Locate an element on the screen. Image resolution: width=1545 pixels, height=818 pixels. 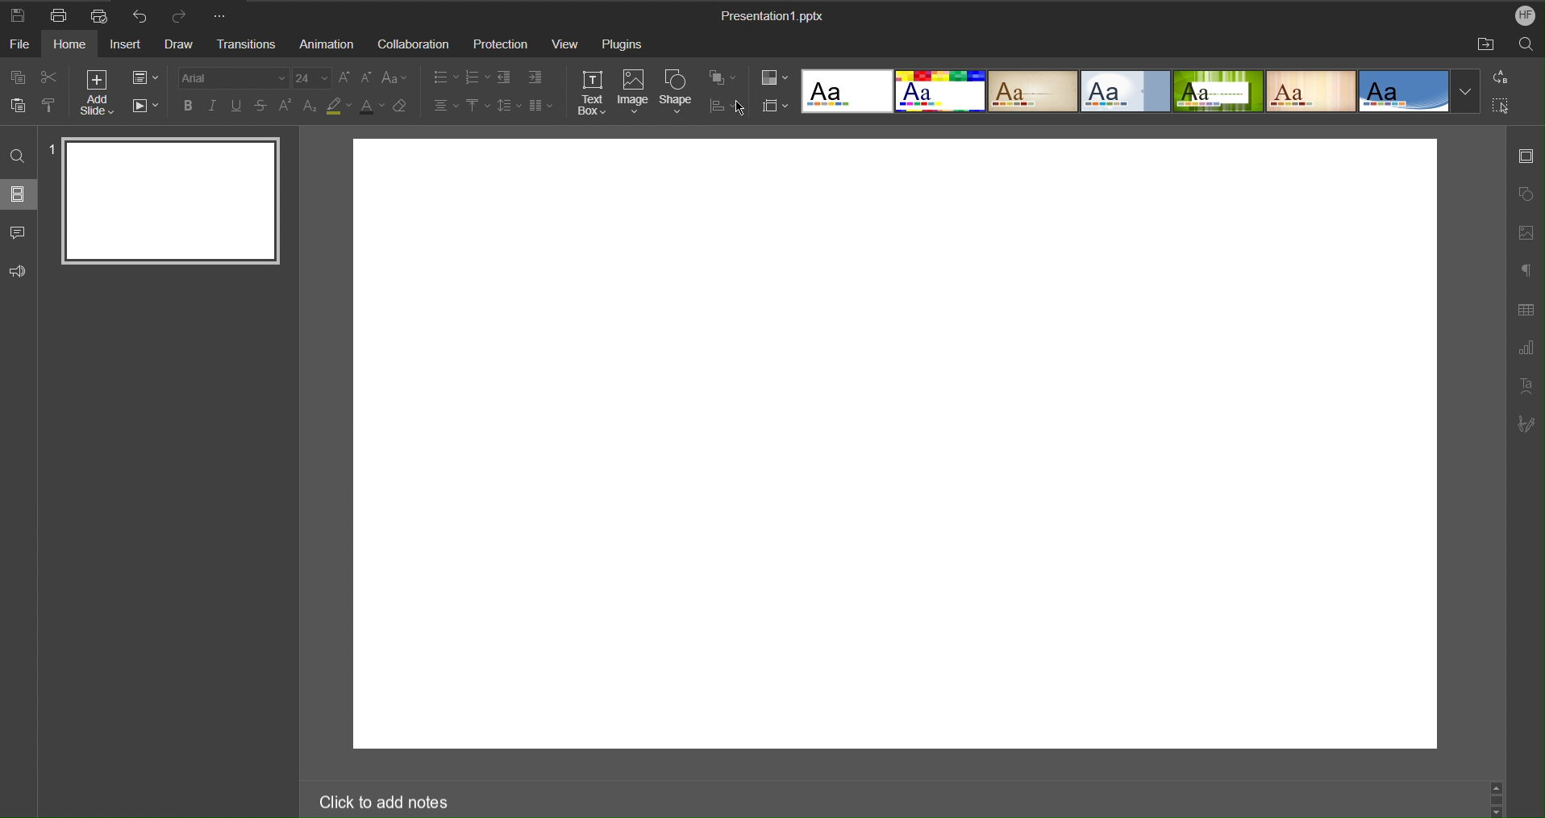
Numbered List is located at coordinates (477, 77).